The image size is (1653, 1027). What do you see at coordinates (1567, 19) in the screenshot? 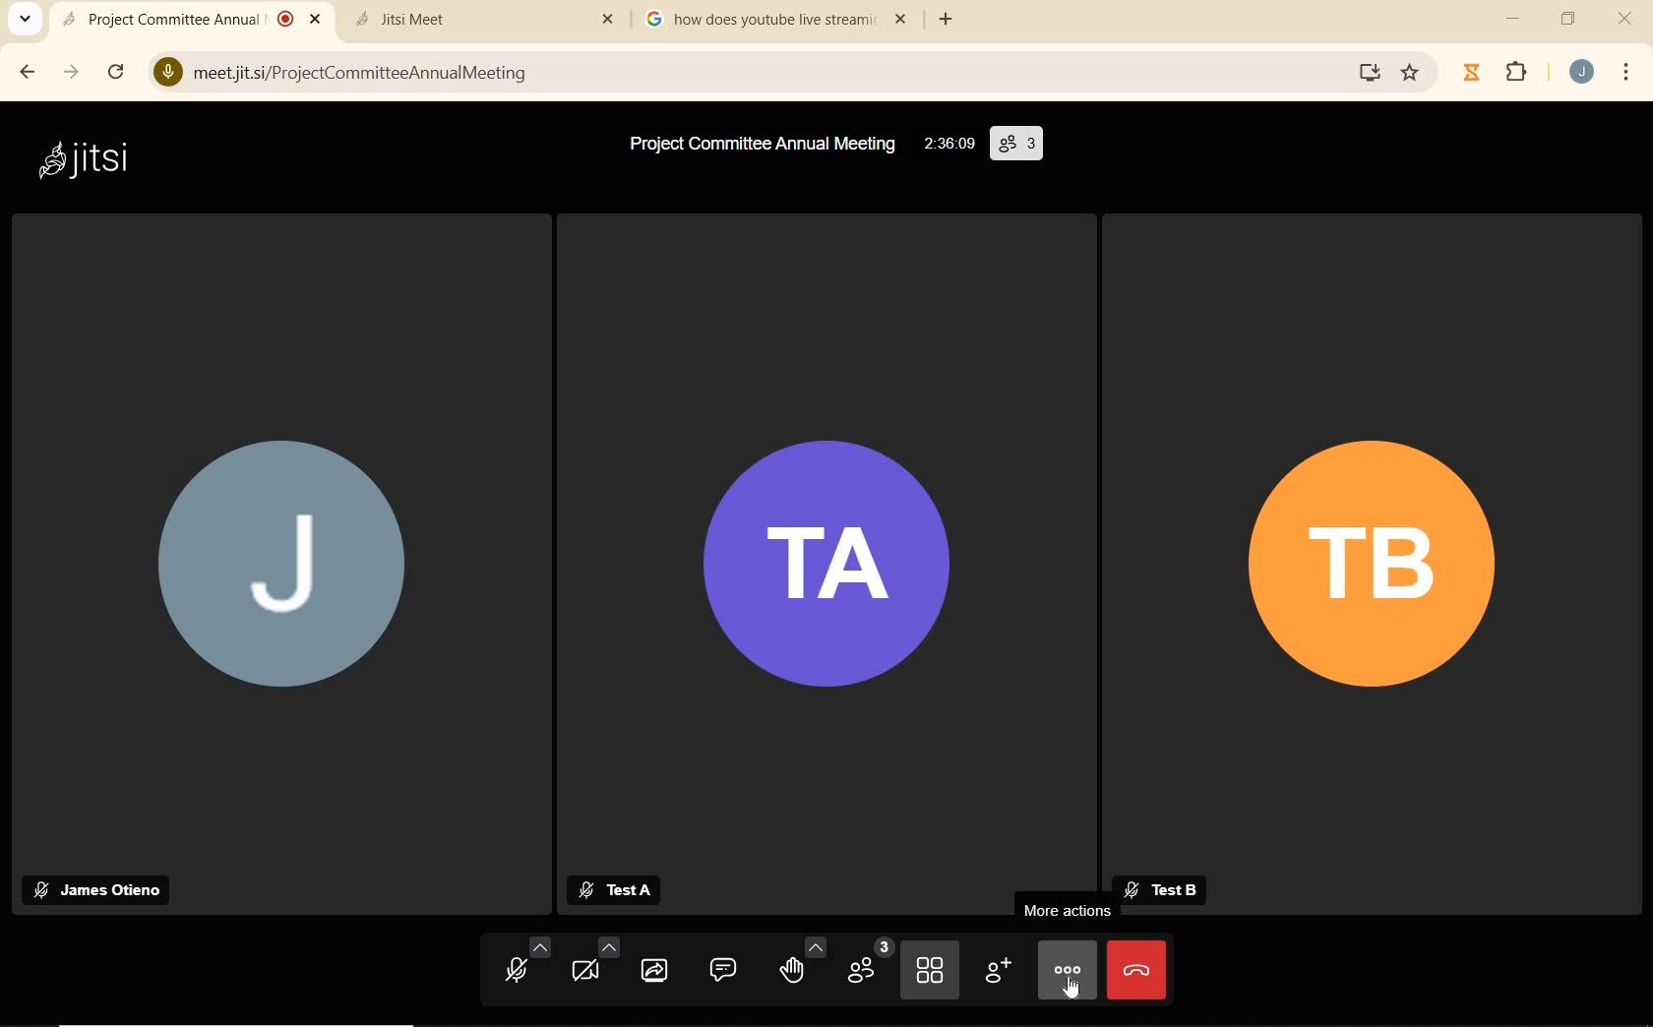
I see `RESTORE DOWN` at bounding box center [1567, 19].